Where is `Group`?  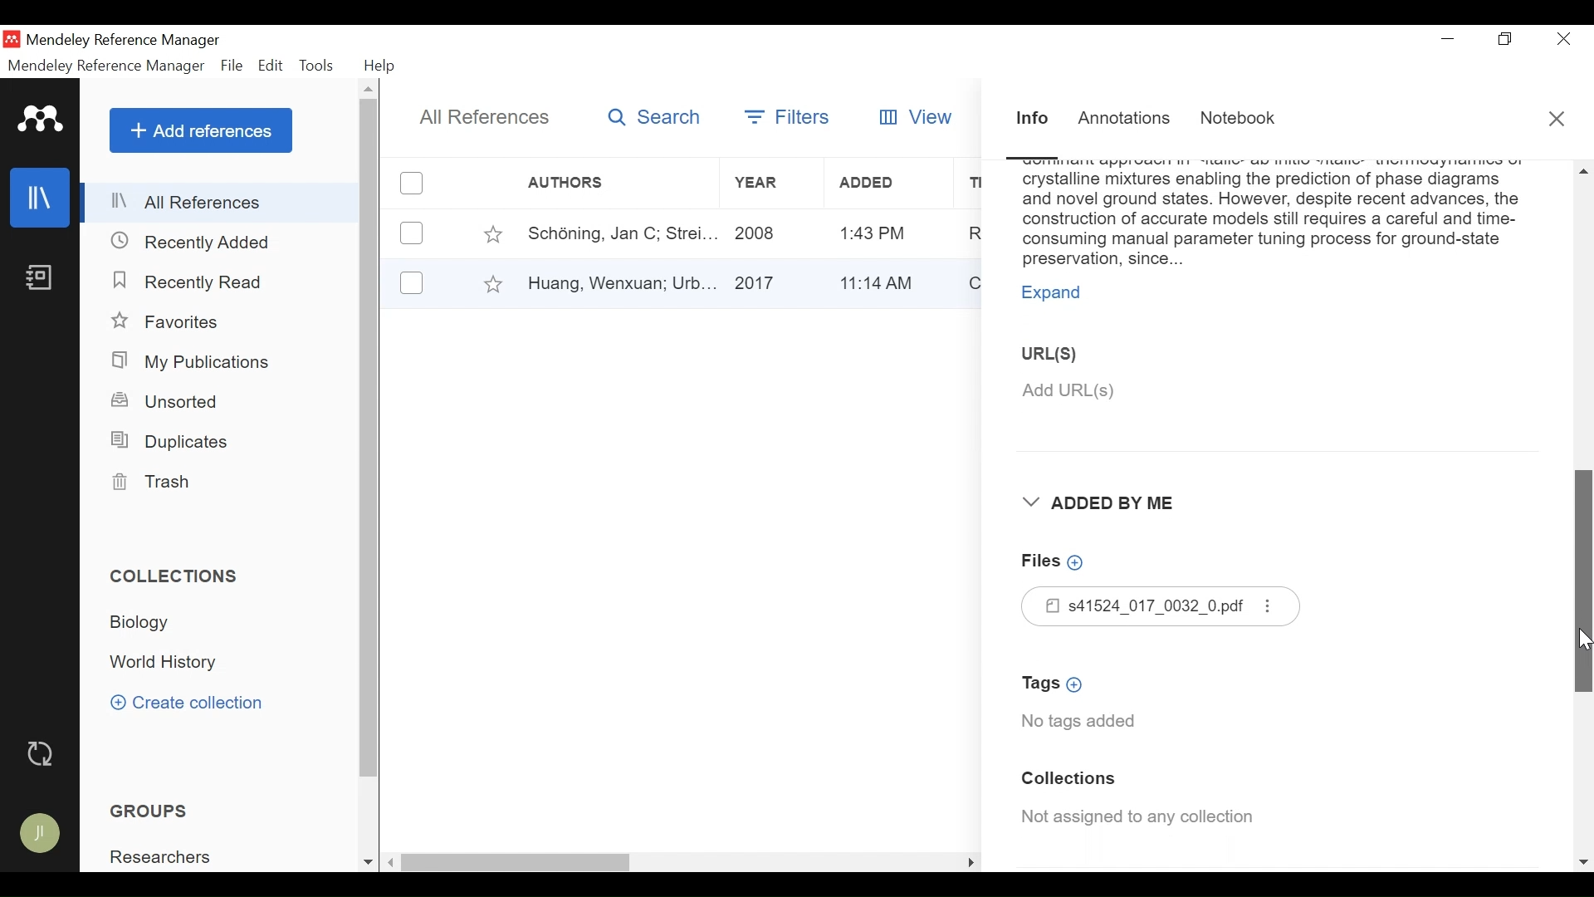 Group is located at coordinates (167, 857).